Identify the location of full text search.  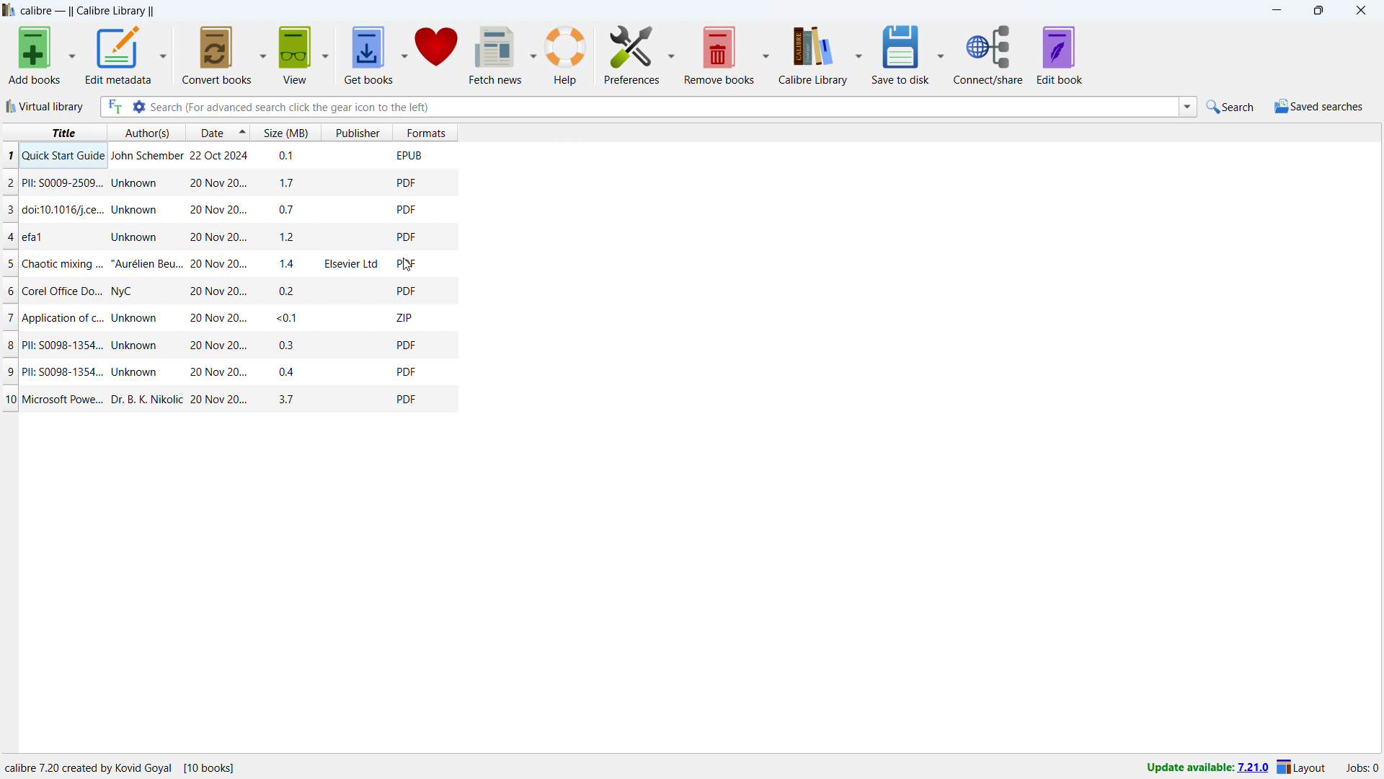
(115, 107).